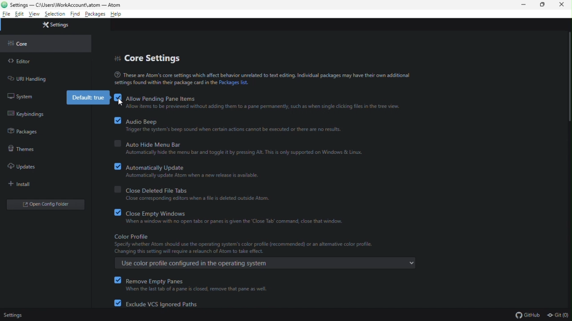  What do you see at coordinates (76, 15) in the screenshot?
I see `find ` at bounding box center [76, 15].